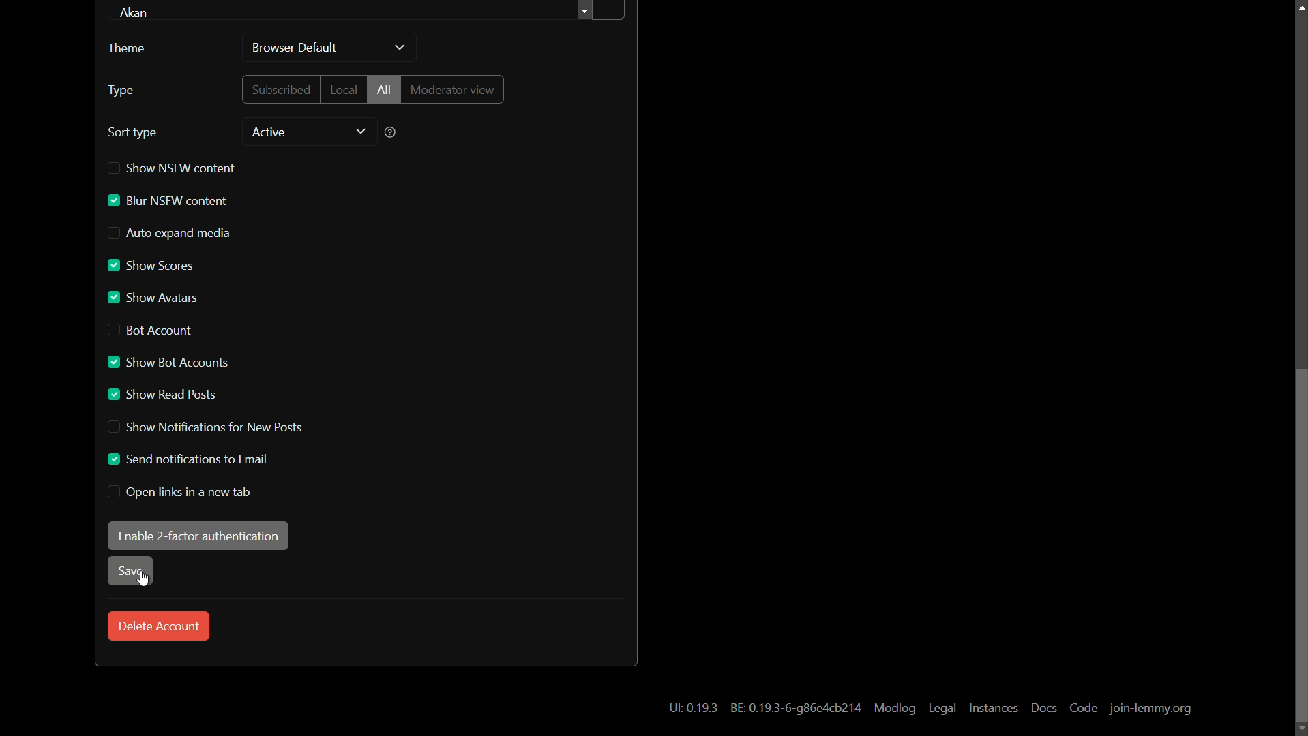  I want to click on dropdown, so click(400, 48).